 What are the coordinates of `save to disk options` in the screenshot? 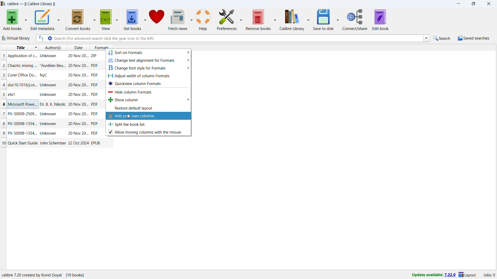 It's located at (275, 19).